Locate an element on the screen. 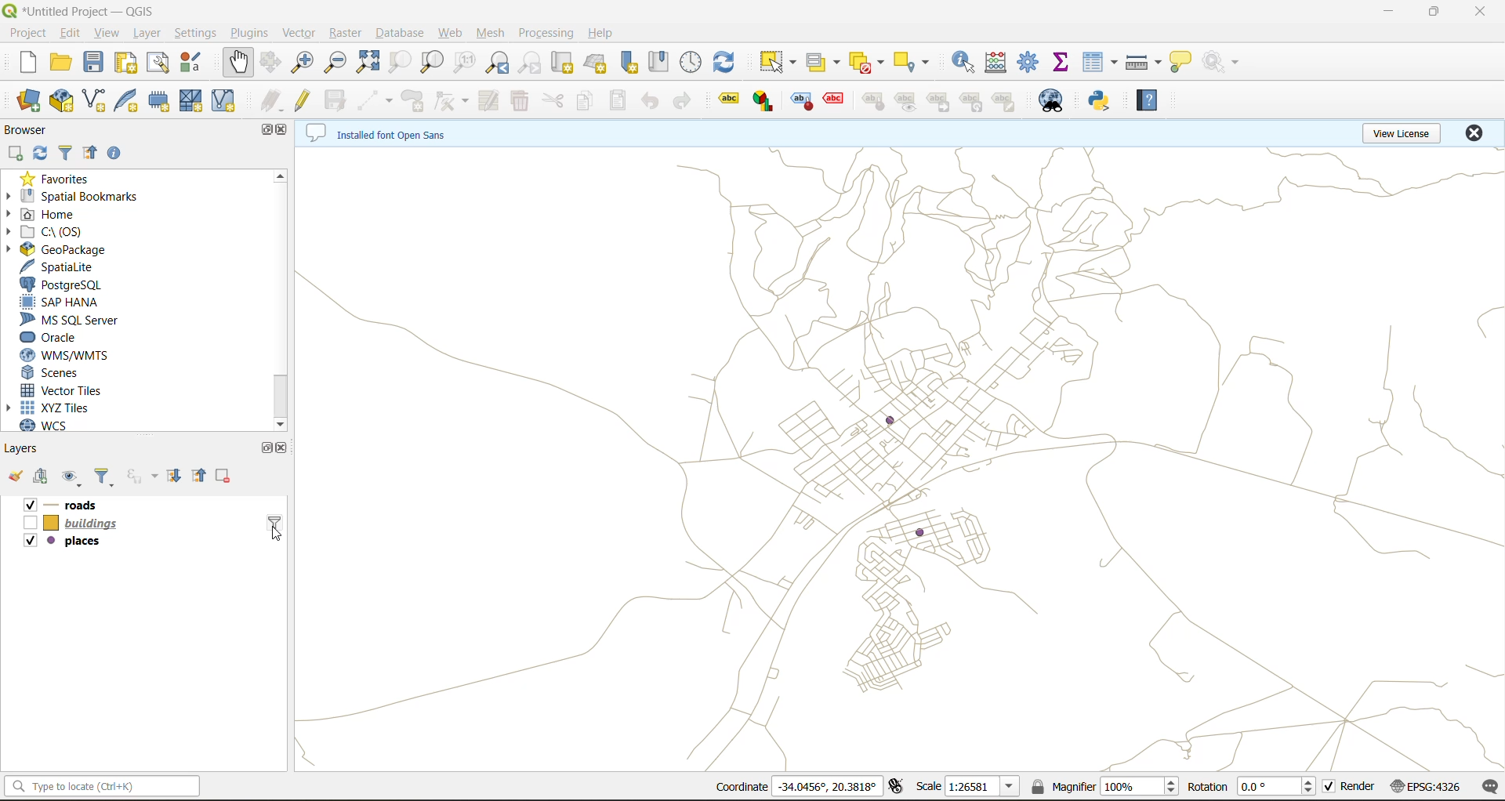 Image resolution: width=1505 pixels, height=801 pixels. scenes is located at coordinates (59, 373).